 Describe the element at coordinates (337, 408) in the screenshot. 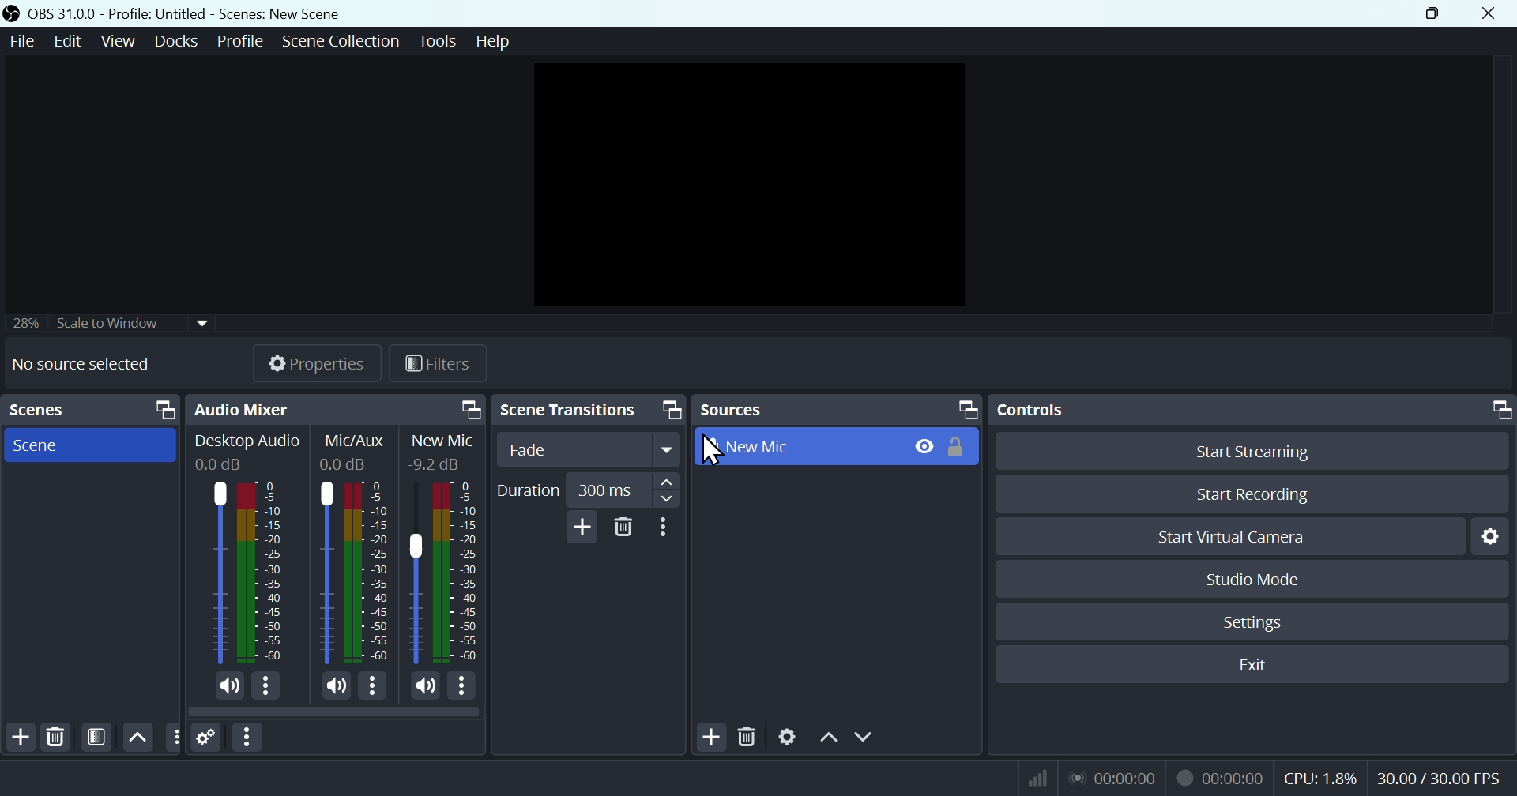

I see `Audio mixer` at that location.